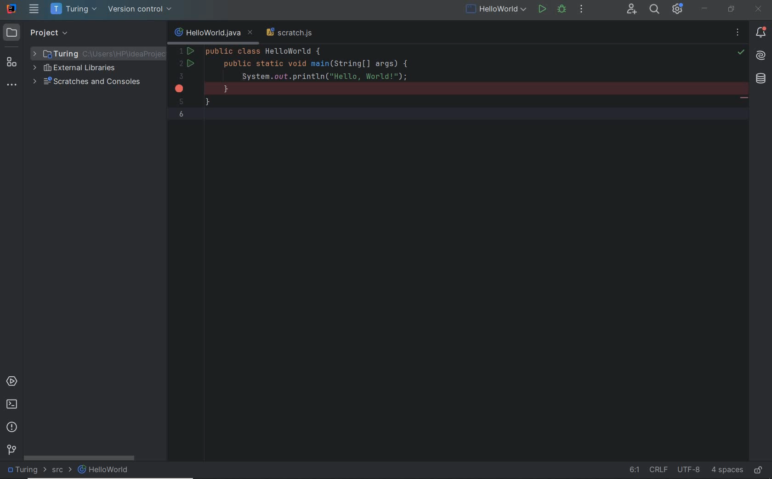 This screenshot has height=479, width=772. What do you see at coordinates (11, 383) in the screenshot?
I see `services` at bounding box center [11, 383].